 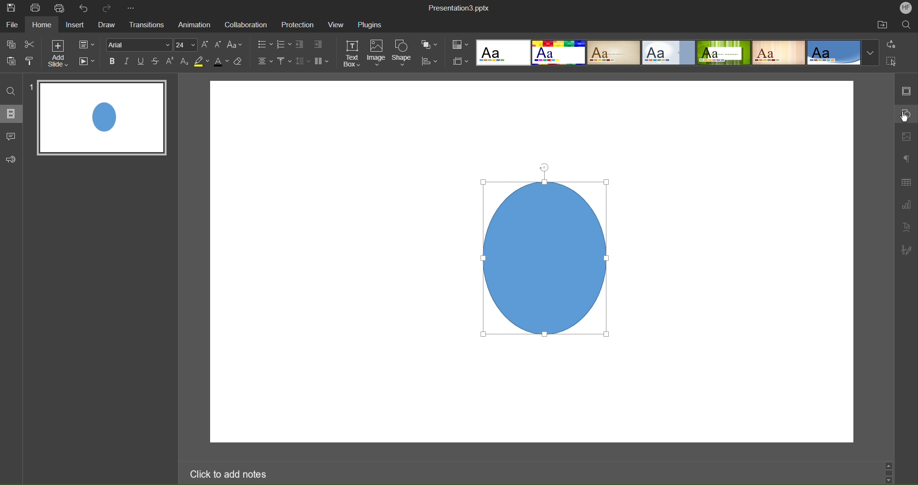 What do you see at coordinates (187, 45) in the screenshot?
I see `24` at bounding box center [187, 45].